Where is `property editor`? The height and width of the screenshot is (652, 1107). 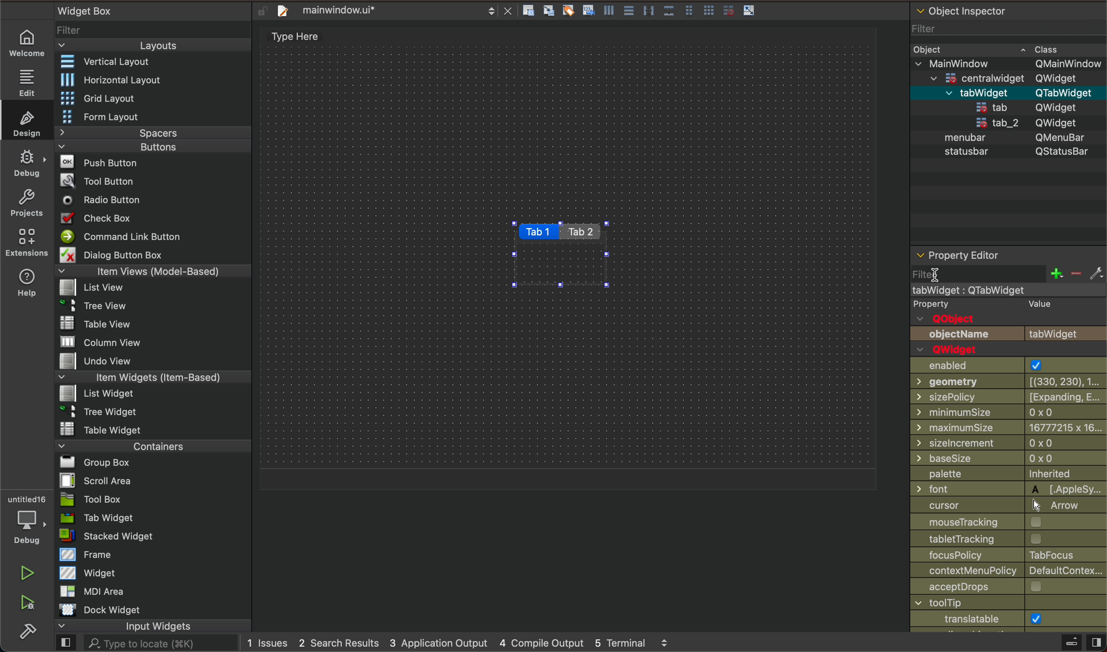
property editor is located at coordinates (999, 253).